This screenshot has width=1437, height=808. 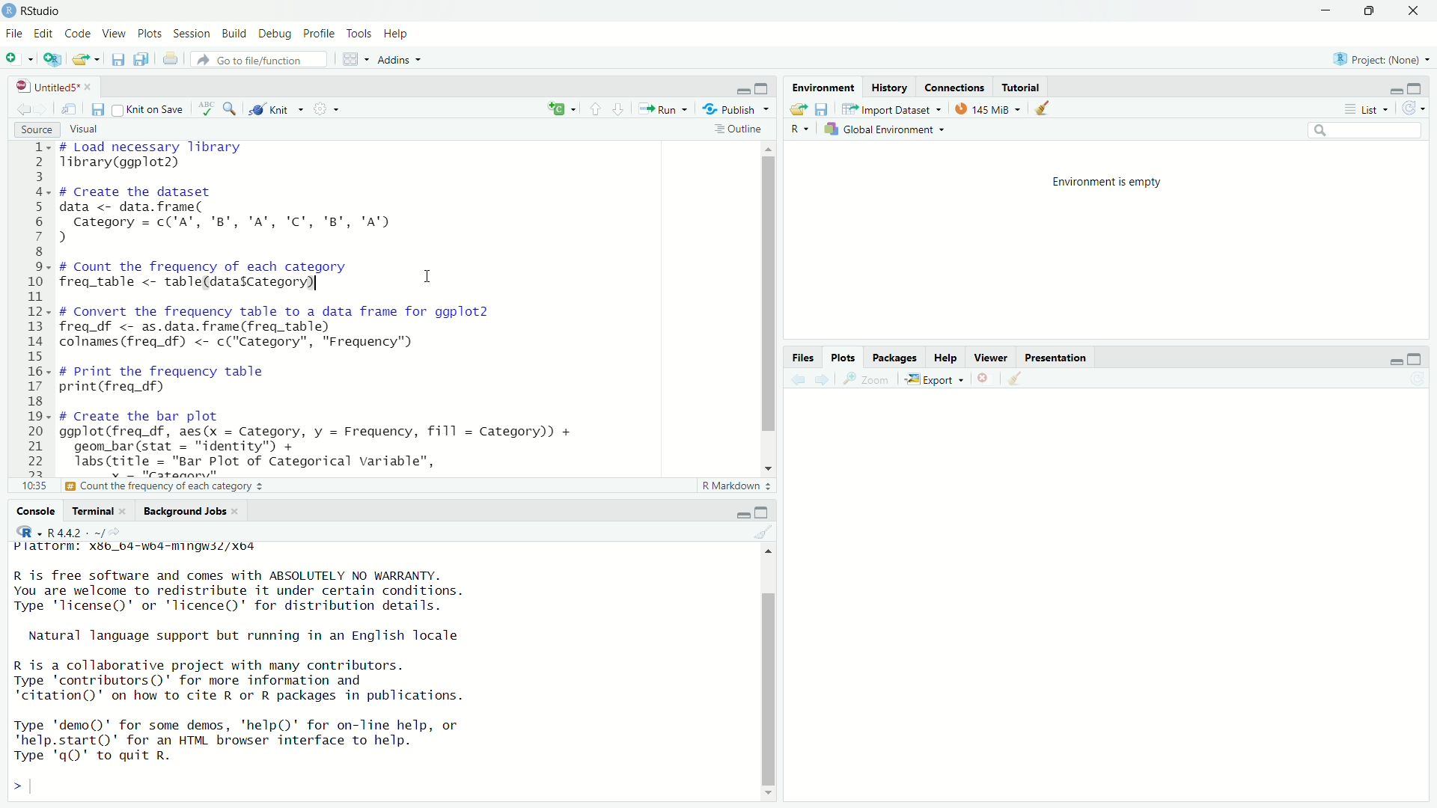 I want to click on knit on save, so click(x=150, y=110).